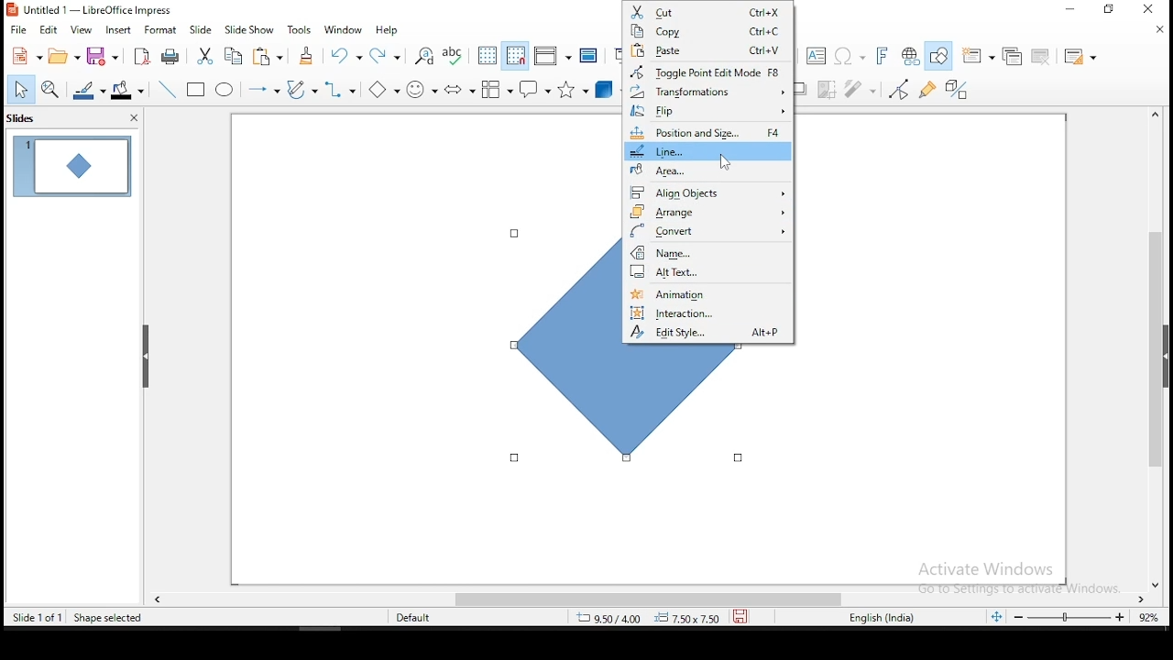 The height and width of the screenshot is (660, 1173). I want to click on close, so click(132, 117).